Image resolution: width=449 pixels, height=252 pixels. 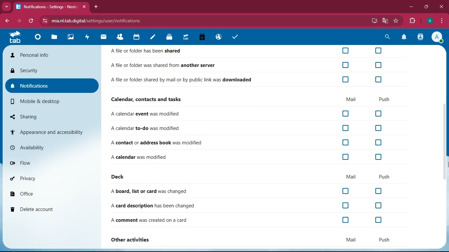 What do you see at coordinates (352, 99) in the screenshot?
I see `mail` at bounding box center [352, 99].